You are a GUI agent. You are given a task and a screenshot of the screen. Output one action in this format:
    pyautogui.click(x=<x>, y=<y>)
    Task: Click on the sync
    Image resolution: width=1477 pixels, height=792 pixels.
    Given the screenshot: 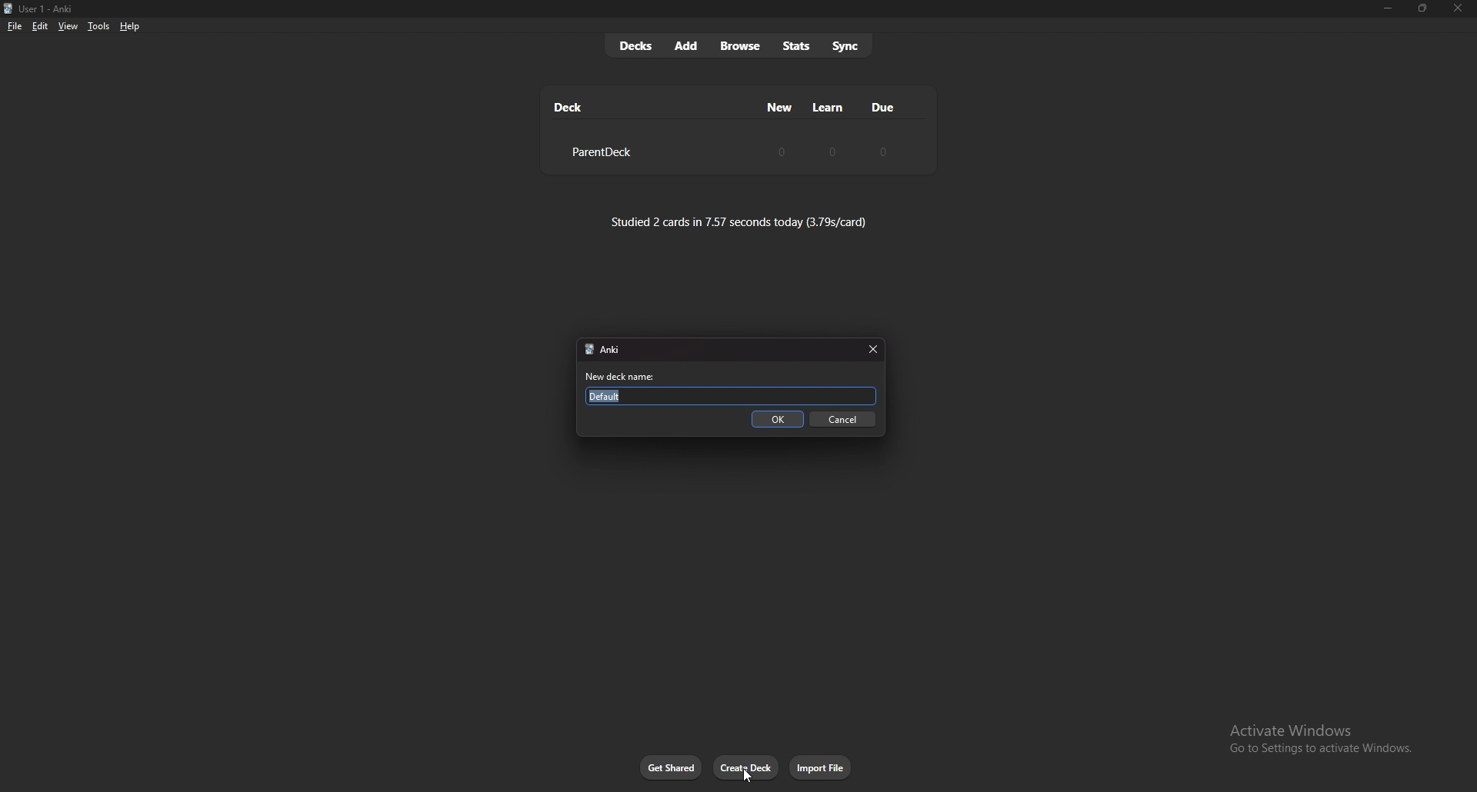 What is the action you would take?
    pyautogui.click(x=847, y=45)
    